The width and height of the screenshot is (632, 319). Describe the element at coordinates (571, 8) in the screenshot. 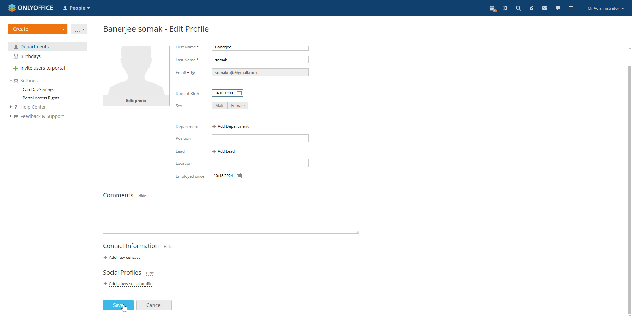

I see `calendar` at that location.